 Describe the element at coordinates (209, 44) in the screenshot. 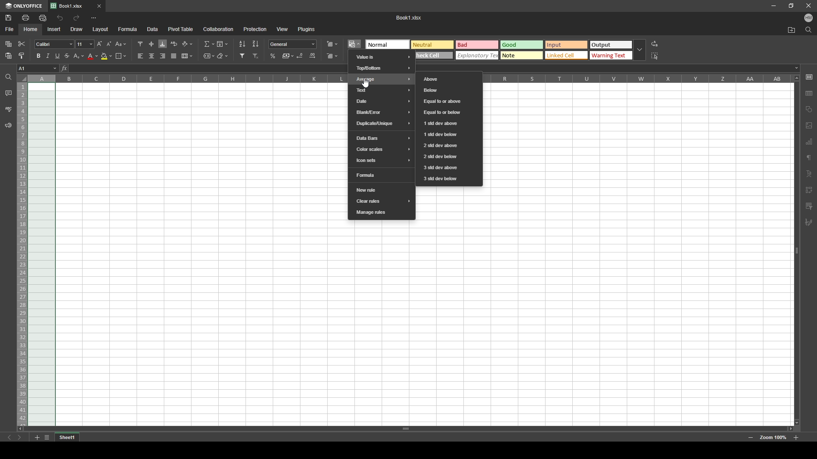

I see `summation` at that location.